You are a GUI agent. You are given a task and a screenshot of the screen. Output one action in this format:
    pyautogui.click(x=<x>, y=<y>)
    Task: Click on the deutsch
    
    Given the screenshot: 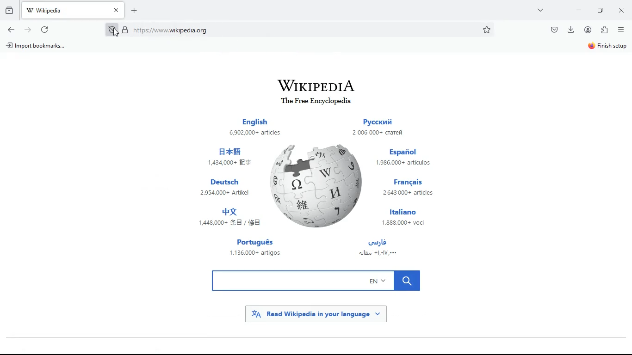 What is the action you would take?
    pyautogui.click(x=225, y=188)
    